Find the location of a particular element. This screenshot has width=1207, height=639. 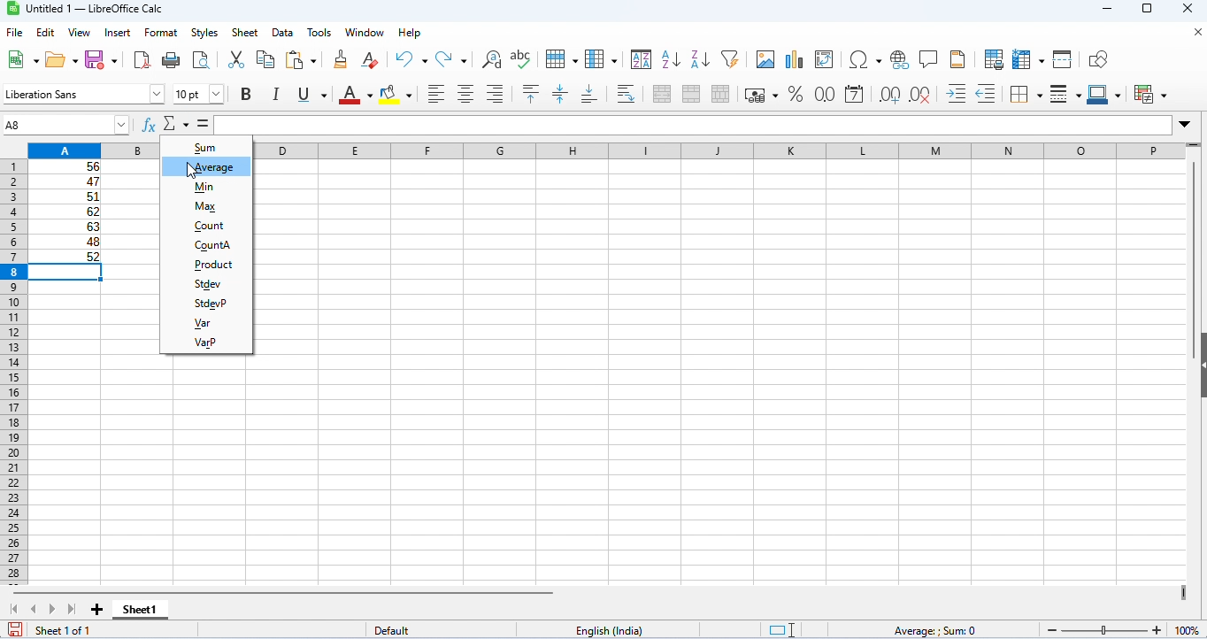

formula bar is located at coordinates (752, 125).